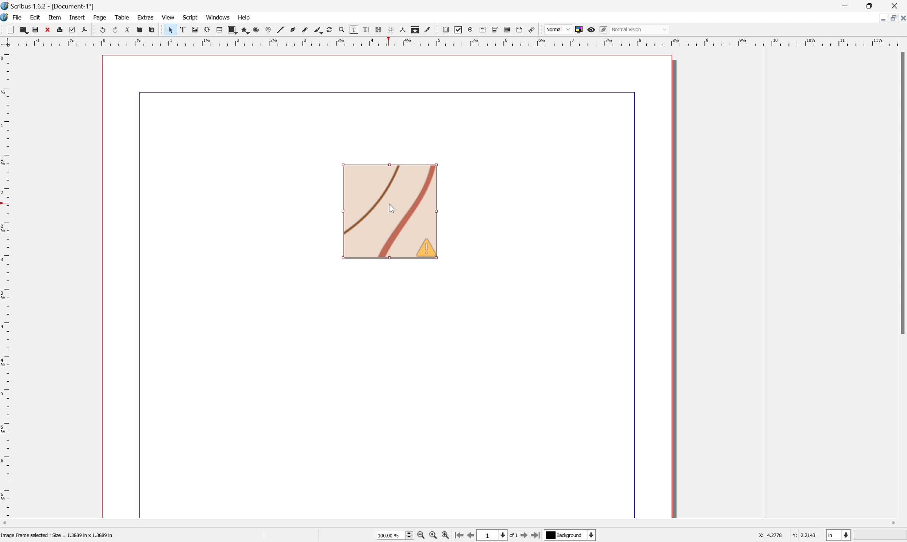  What do you see at coordinates (526, 536) in the screenshot?
I see `Next Page` at bounding box center [526, 536].